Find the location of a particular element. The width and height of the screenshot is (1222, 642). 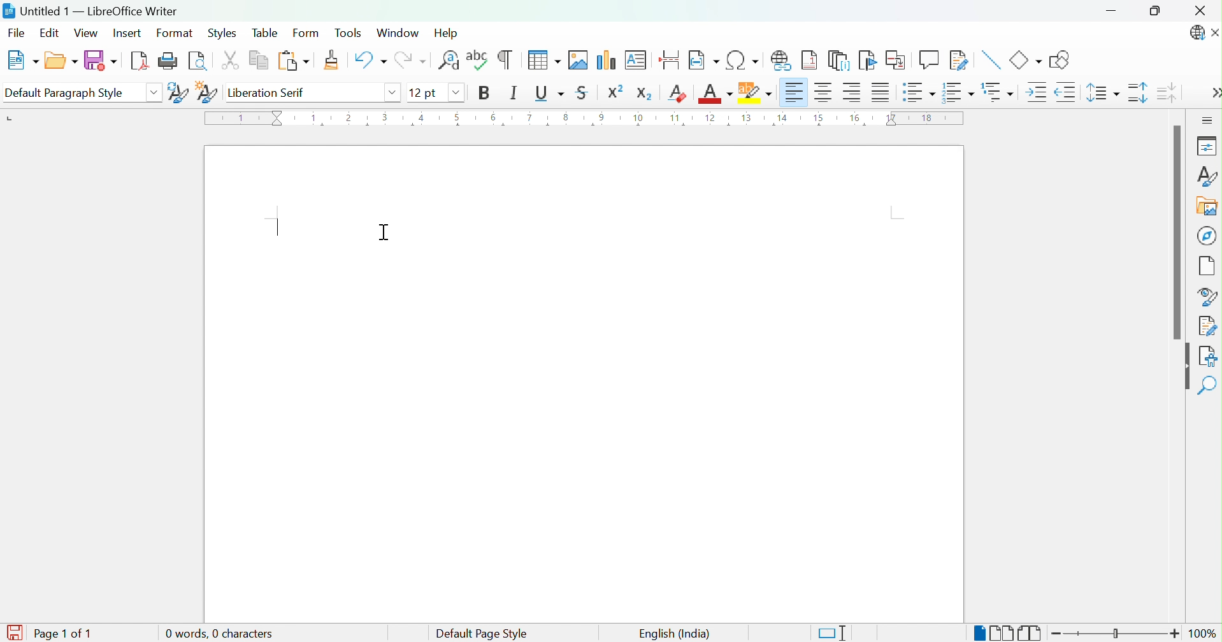

Redo is located at coordinates (410, 61).